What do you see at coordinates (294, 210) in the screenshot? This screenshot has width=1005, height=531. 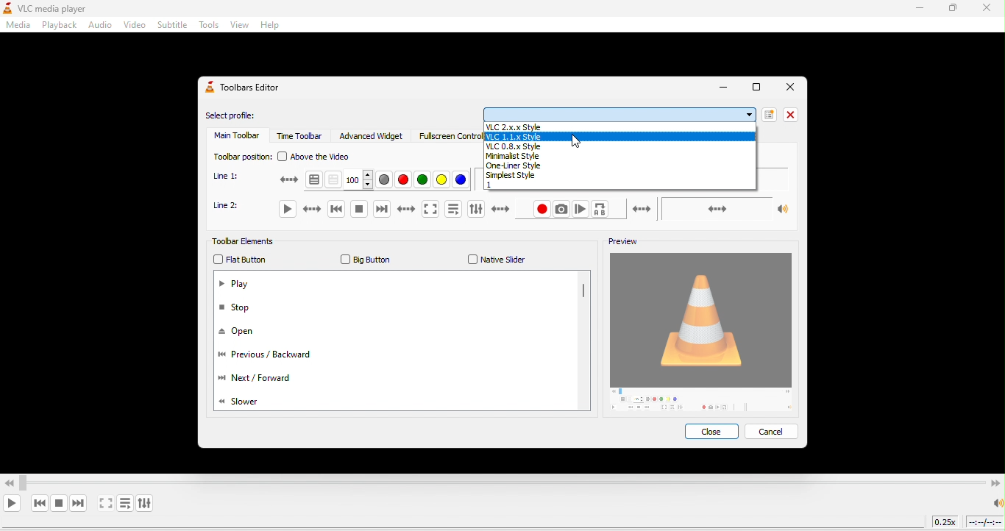 I see `play` at bounding box center [294, 210].